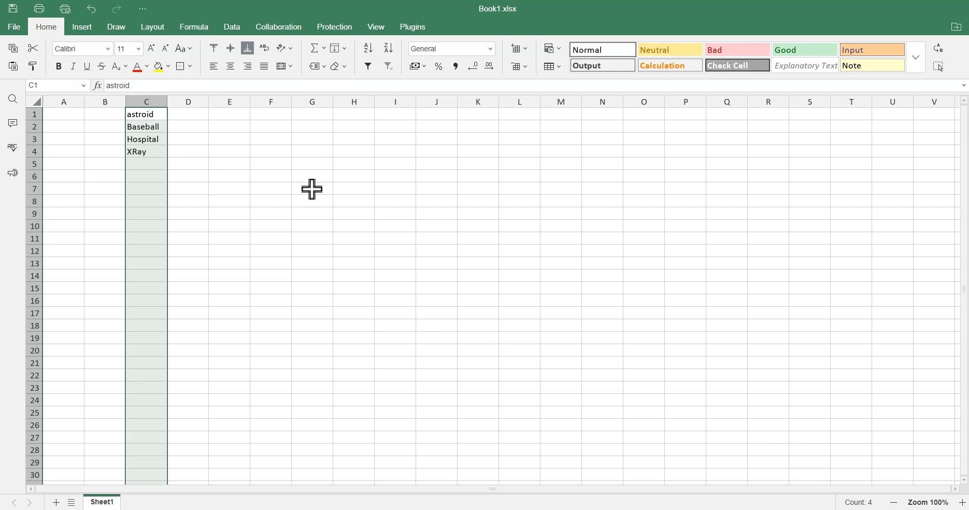 The height and width of the screenshot is (510, 969). Describe the element at coordinates (806, 66) in the screenshot. I see `Explanatory text` at that location.